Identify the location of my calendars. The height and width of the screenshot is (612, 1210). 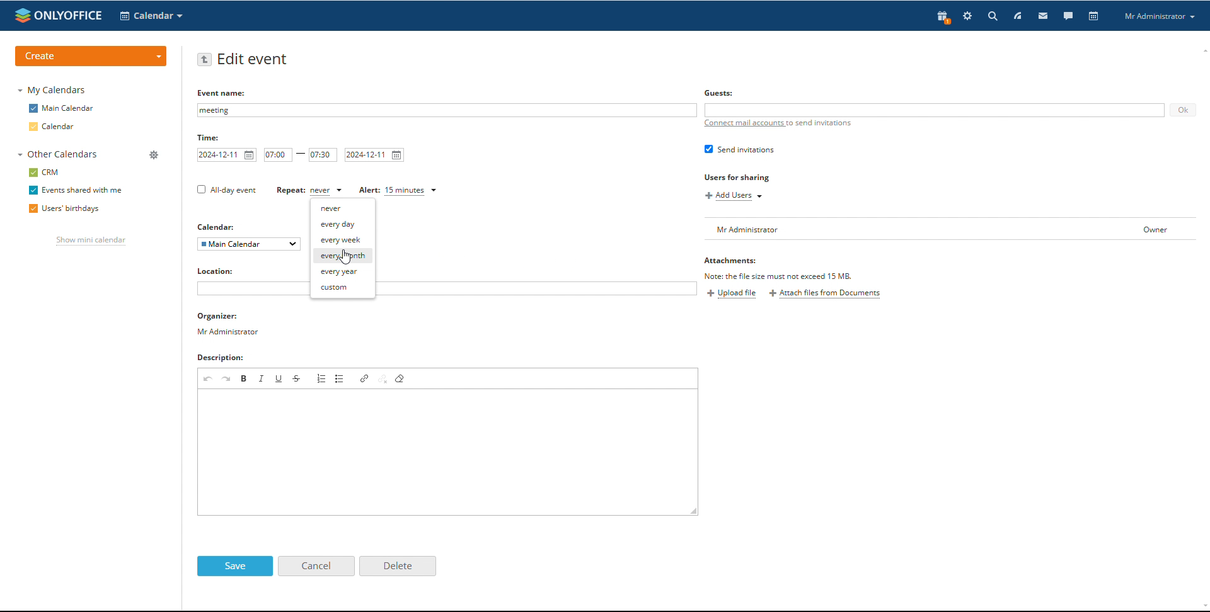
(51, 89).